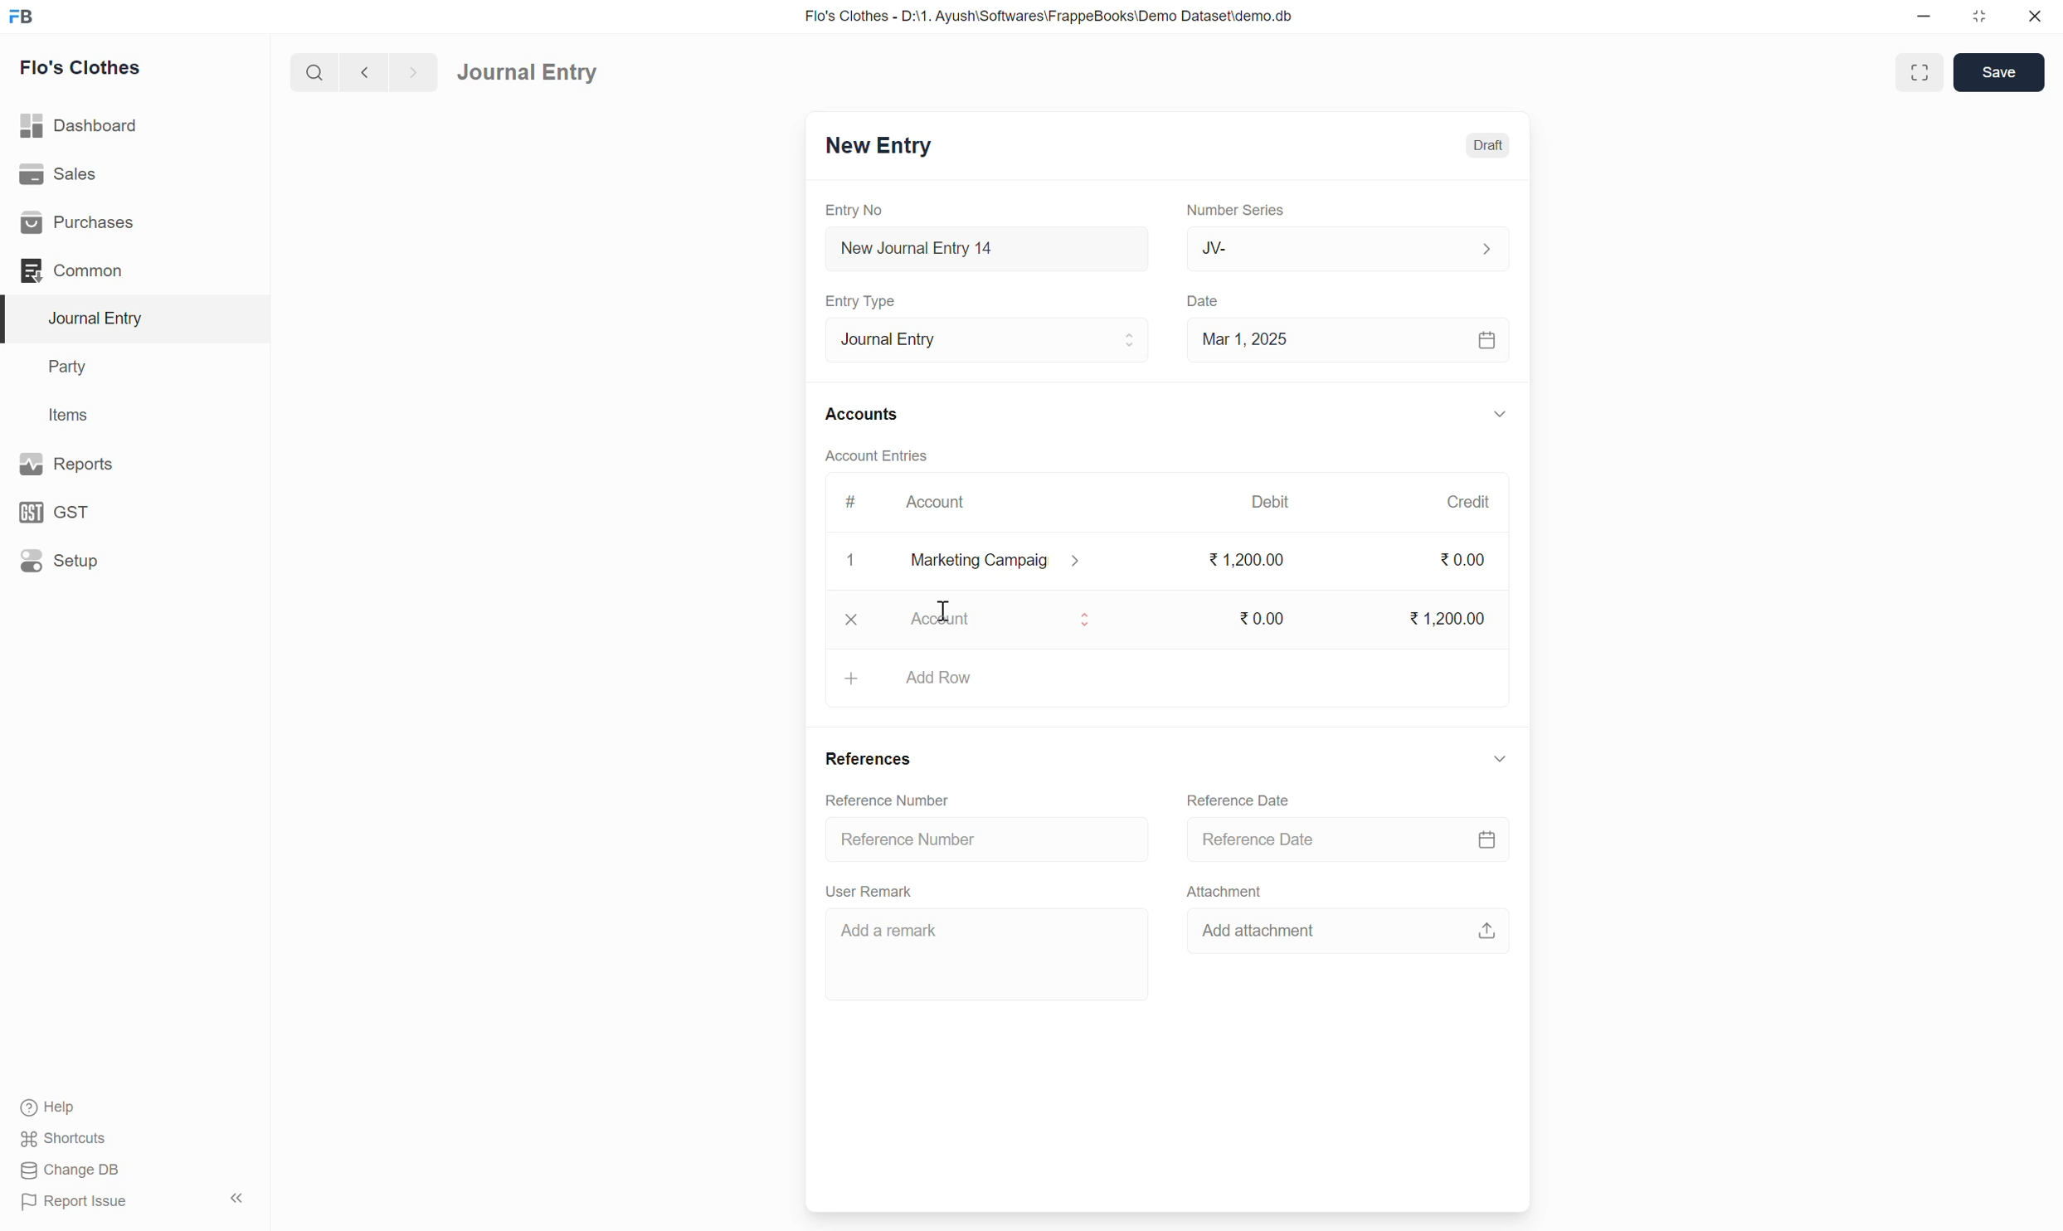  Describe the element at coordinates (1488, 930) in the screenshot. I see `upload` at that location.